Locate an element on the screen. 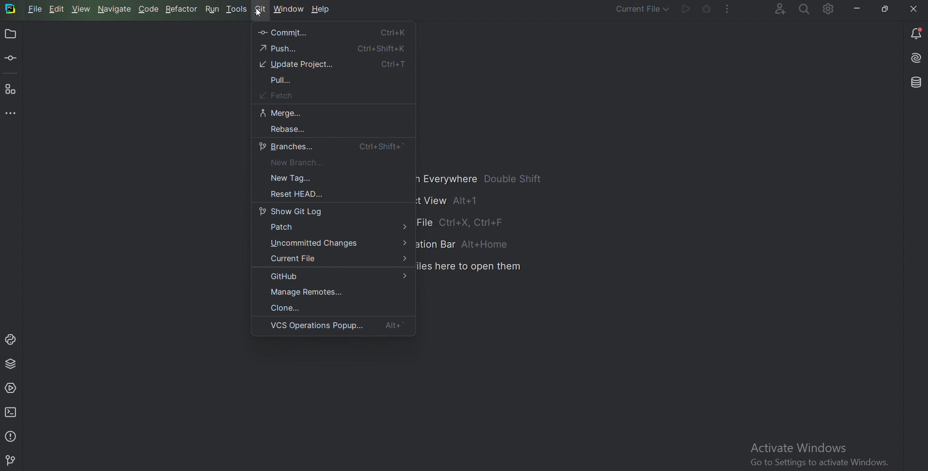 The height and width of the screenshot is (471, 928). Minimize is located at coordinates (854, 8).